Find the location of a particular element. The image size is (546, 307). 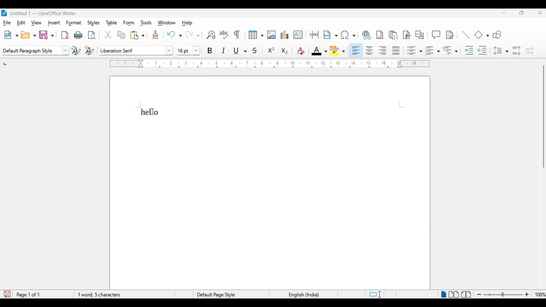

insert special characters is located at coordinates (349, 35).